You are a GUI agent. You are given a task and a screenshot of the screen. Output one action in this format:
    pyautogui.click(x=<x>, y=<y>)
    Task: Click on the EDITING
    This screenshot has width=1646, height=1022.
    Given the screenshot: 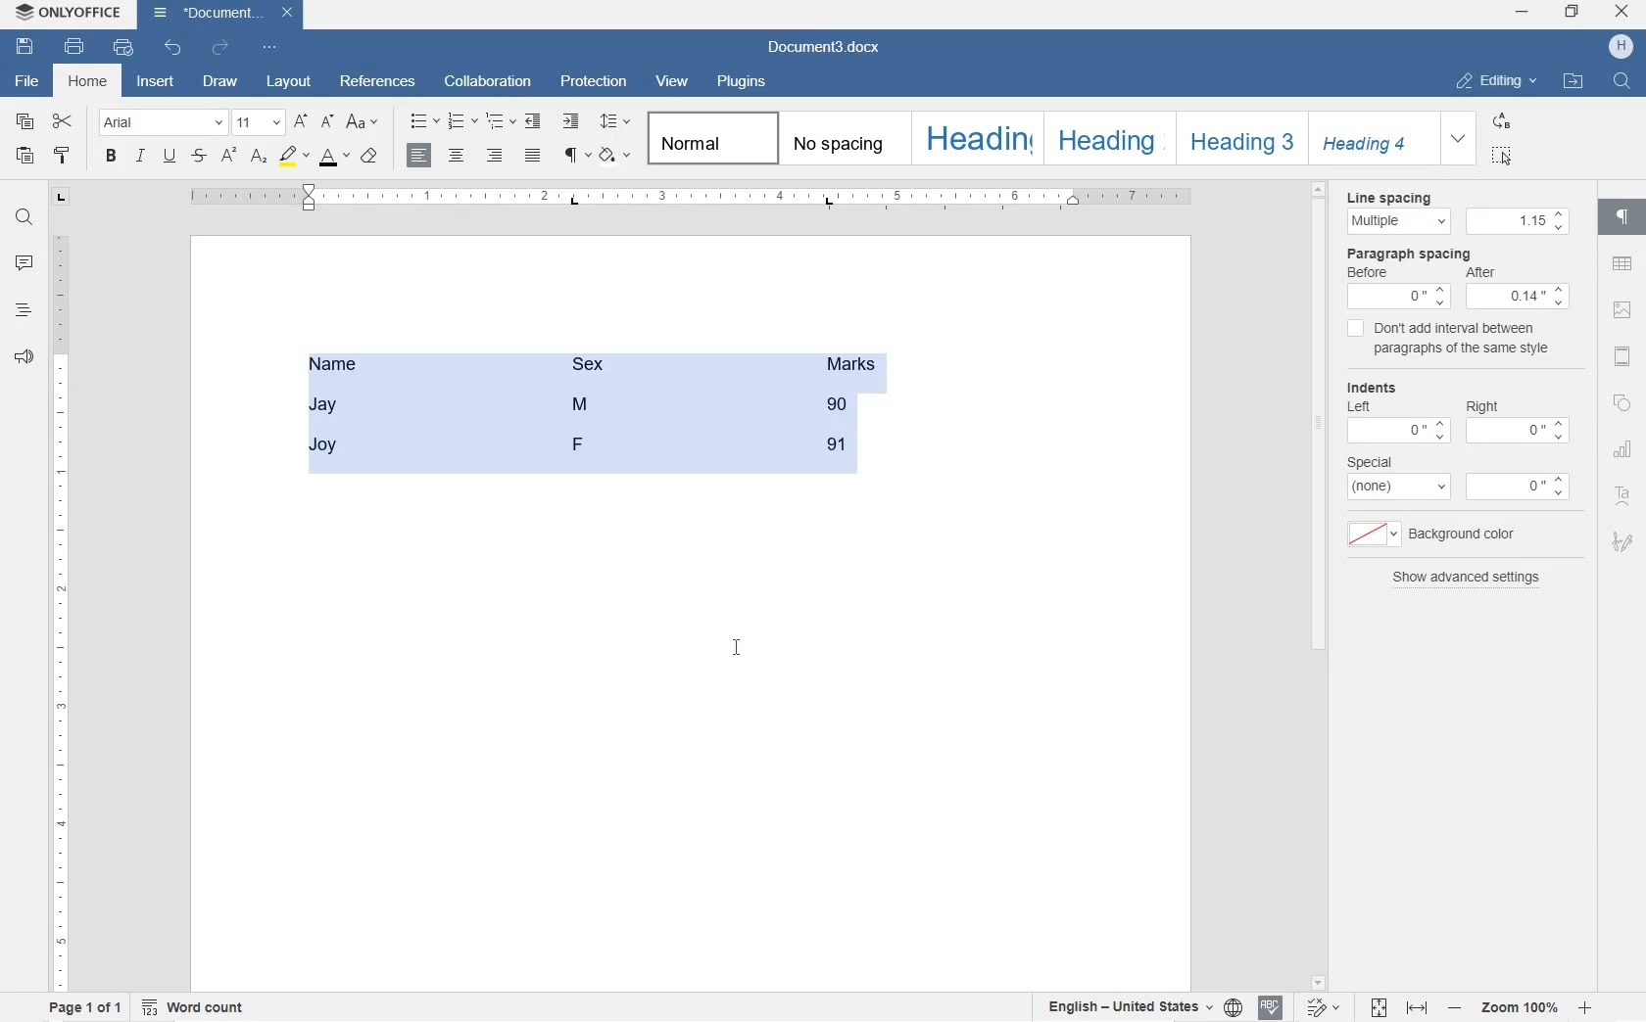 What is the action you would take?
    pyautogui.click(x=1497, y=76)
    